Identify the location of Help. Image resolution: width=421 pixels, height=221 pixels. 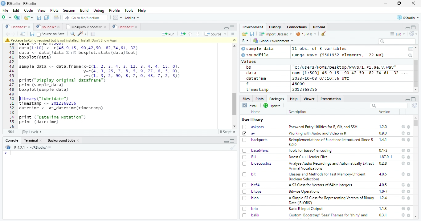
(142, 11).